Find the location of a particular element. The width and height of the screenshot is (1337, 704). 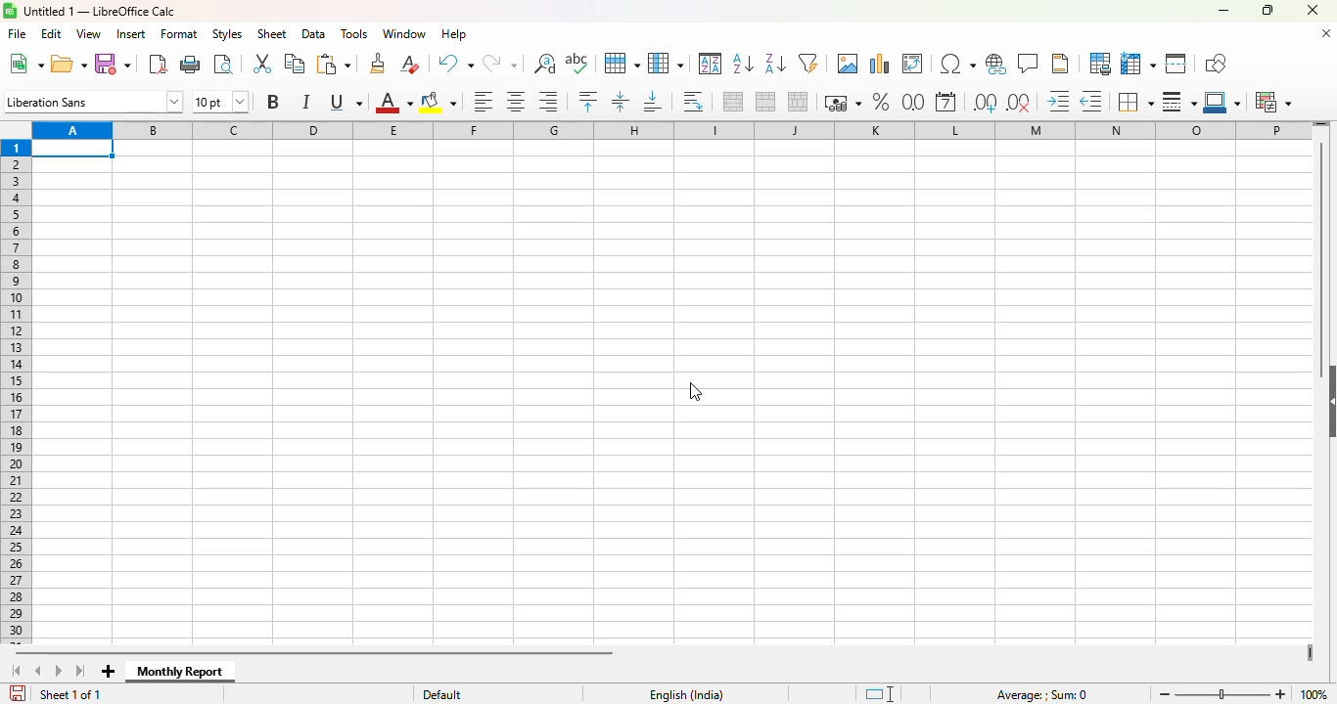

insert or edit pivot table is located at coordinates (912, 63).